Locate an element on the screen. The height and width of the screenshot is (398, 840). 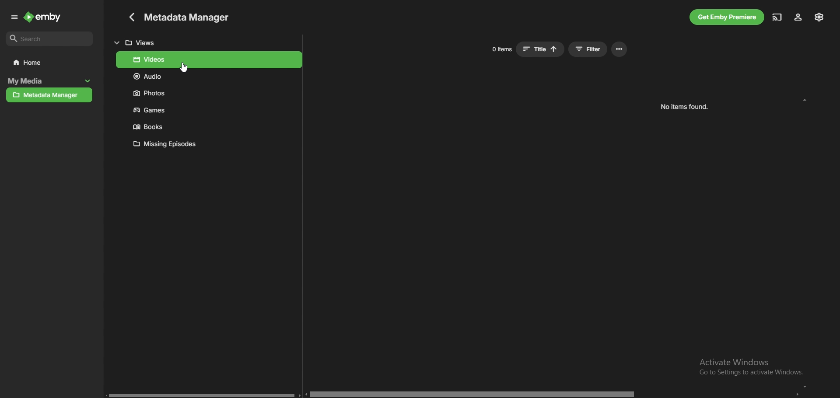
scroll down is located at coordinates (805, 387).